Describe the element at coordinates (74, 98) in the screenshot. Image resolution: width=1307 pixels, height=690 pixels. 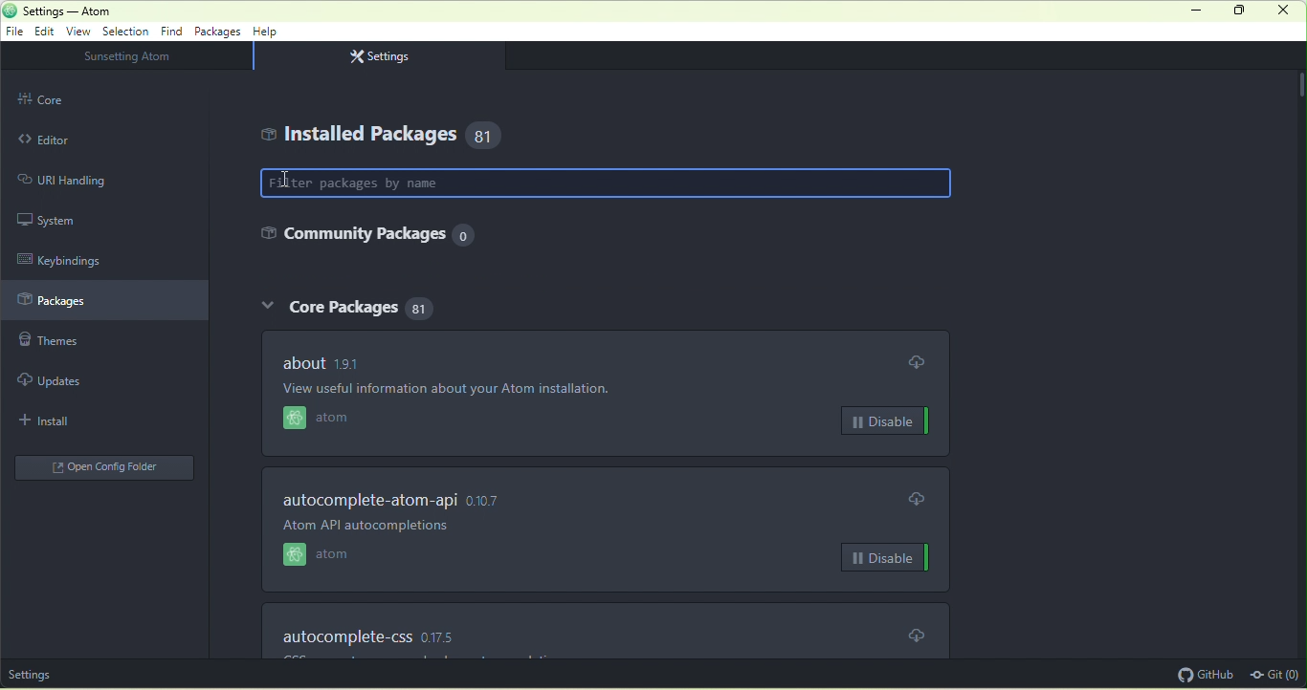
I see `core` at that location.